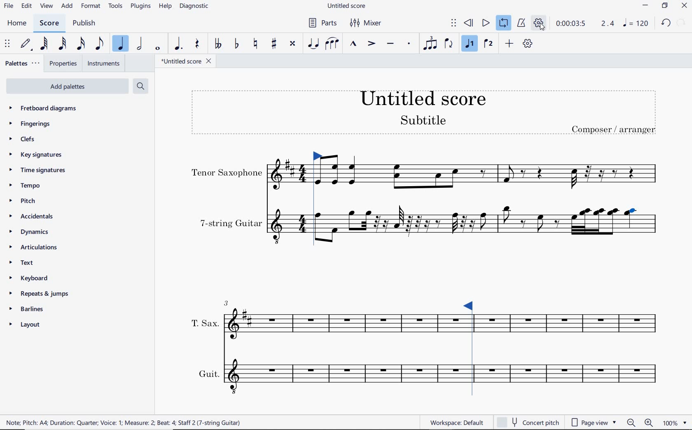  What do you see at coordinates (9, 7) in the screenshot?
I see `FILE` at bounding box center [9, 7].